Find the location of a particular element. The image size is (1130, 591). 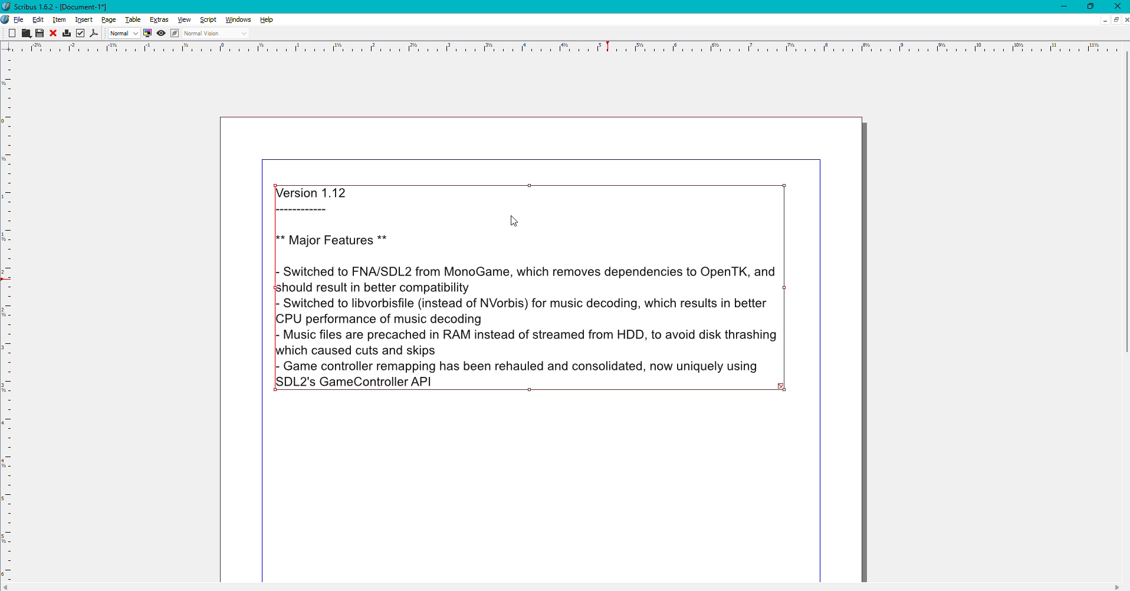

File is located at coordinates (18, 19).